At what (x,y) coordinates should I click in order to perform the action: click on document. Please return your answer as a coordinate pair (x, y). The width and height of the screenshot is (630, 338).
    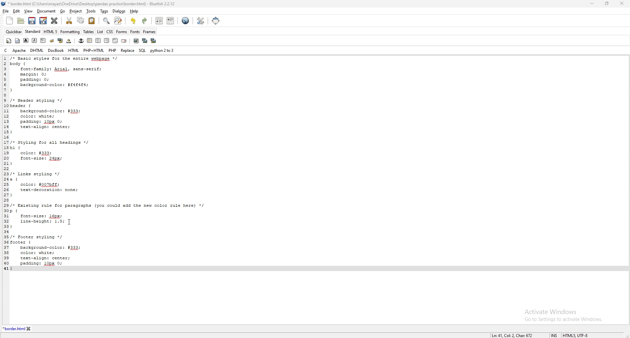
    Looking at the image, I should click on (46, 11).